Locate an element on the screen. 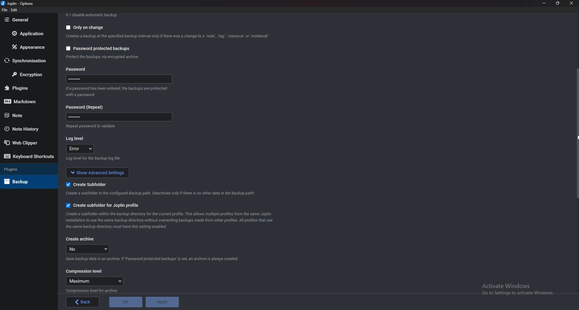 Image resolution: width=579 pixels, height=310 pixels. Apply is located at coordinates (162, 301).